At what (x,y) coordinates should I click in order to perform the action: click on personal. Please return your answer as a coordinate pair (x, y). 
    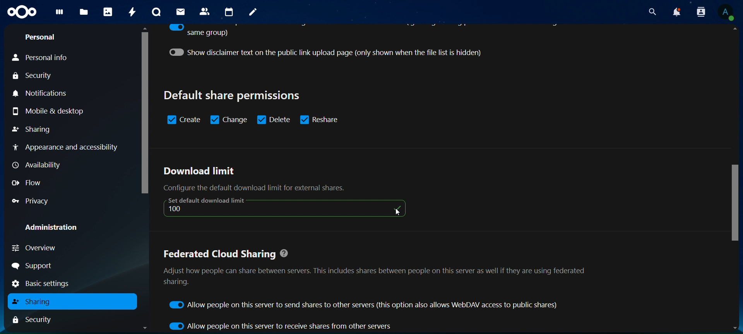
    Looking at the image, I should click on (42, 36).